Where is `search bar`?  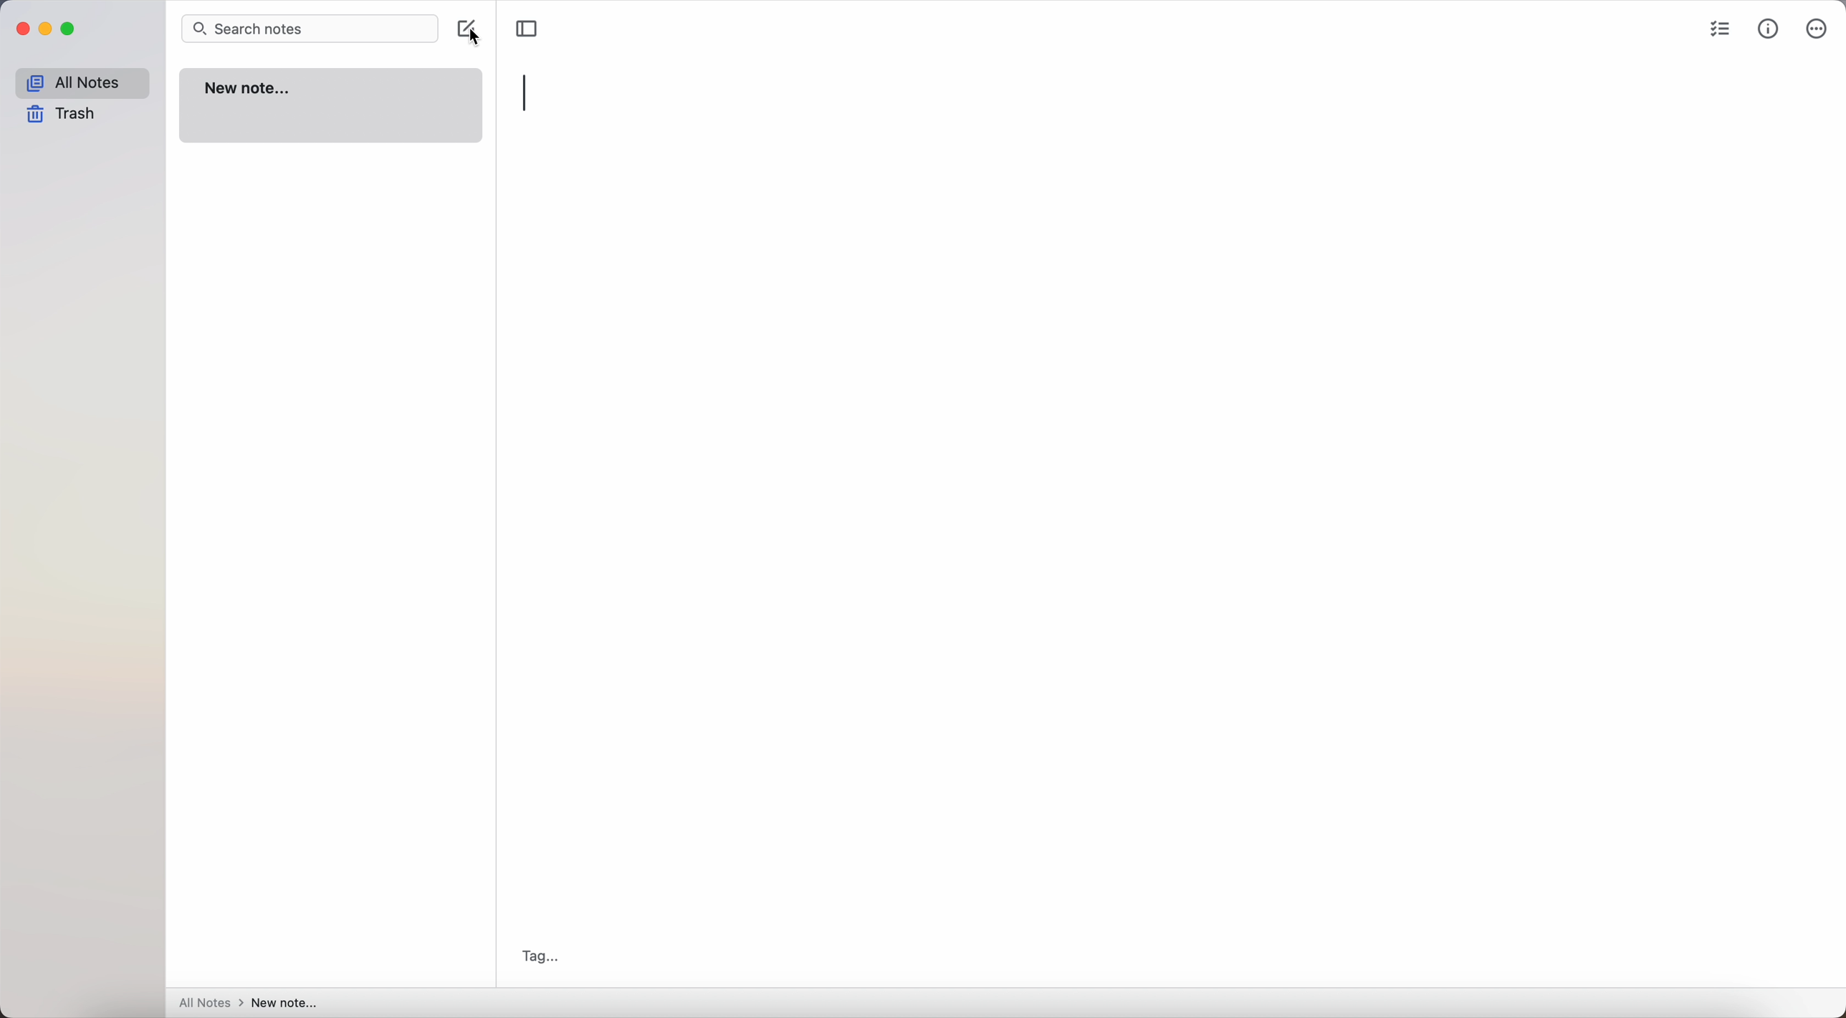
search bar is located at coordinates (310, 28).